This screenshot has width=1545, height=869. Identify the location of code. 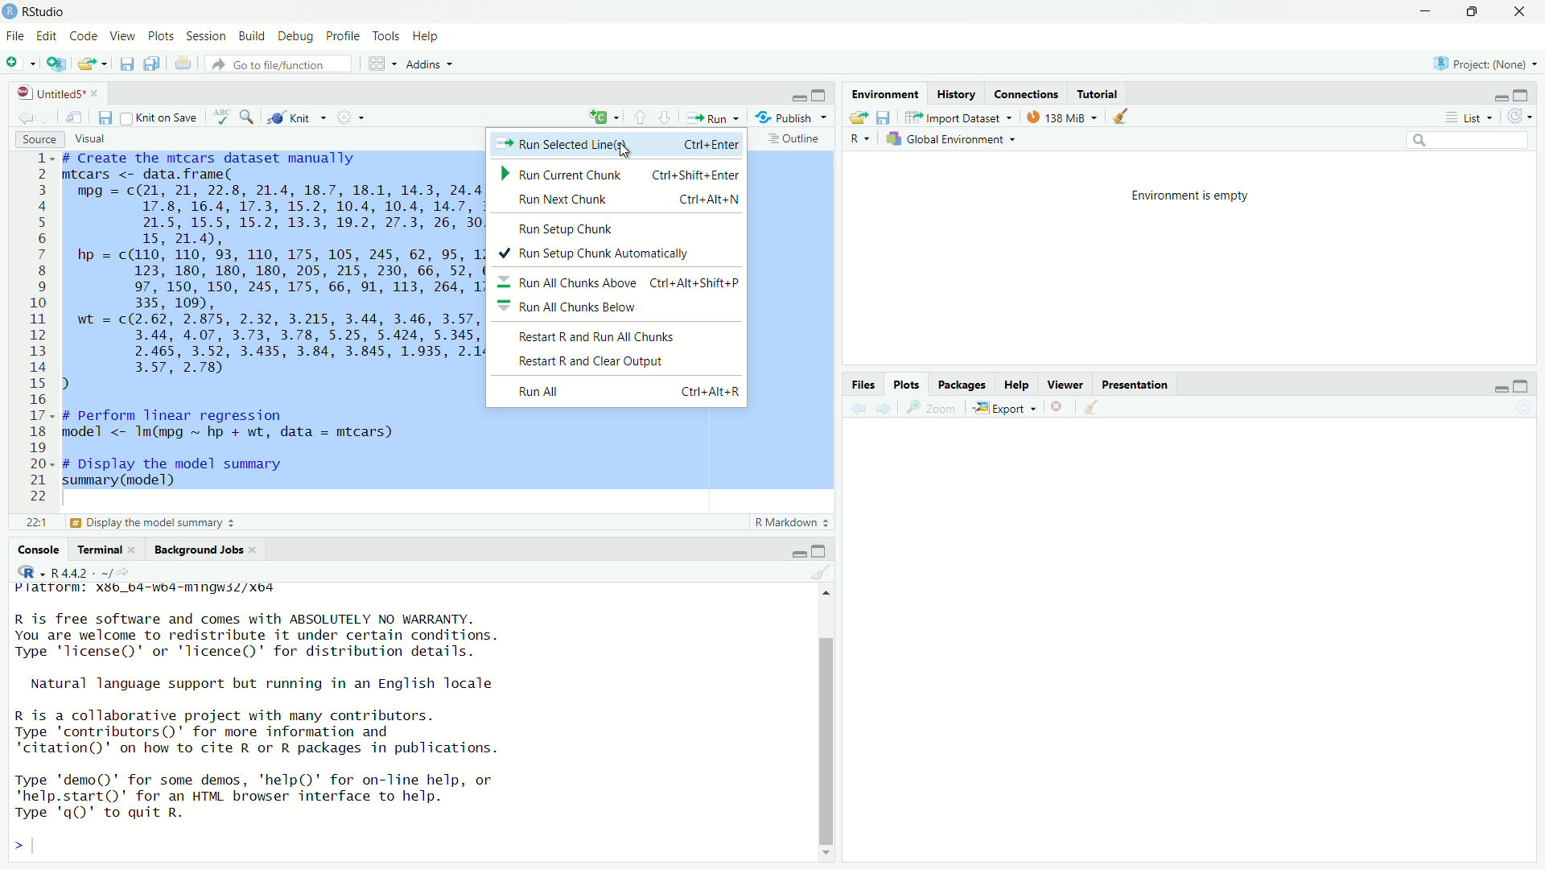
(85, 36).